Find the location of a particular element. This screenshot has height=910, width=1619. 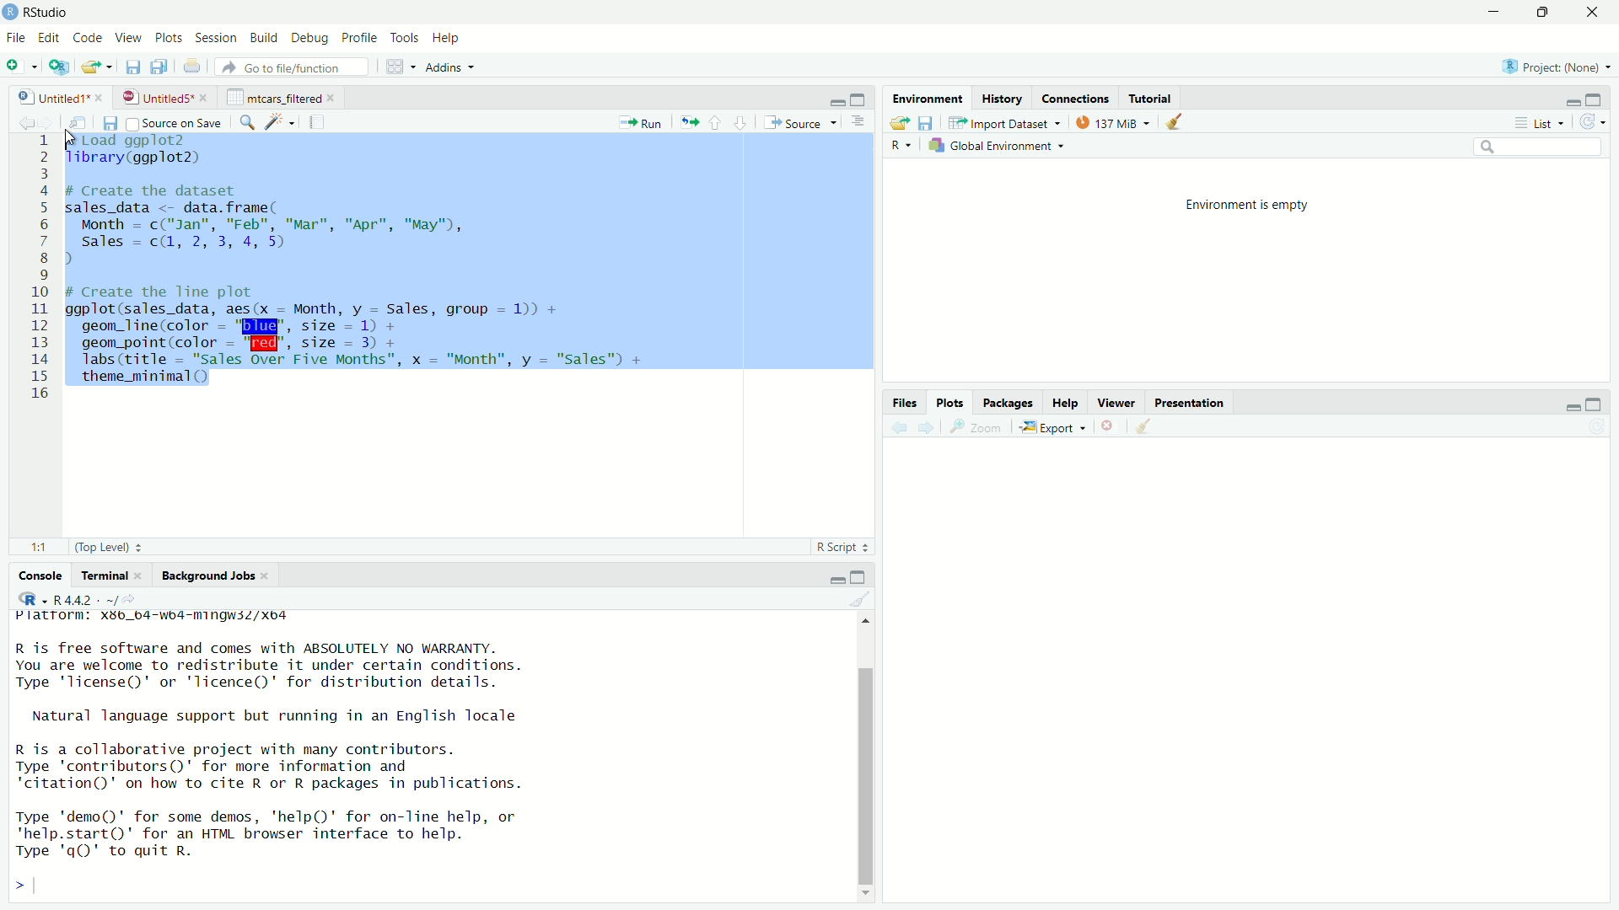

re-run the previous section is located at coordinates (690, 122).